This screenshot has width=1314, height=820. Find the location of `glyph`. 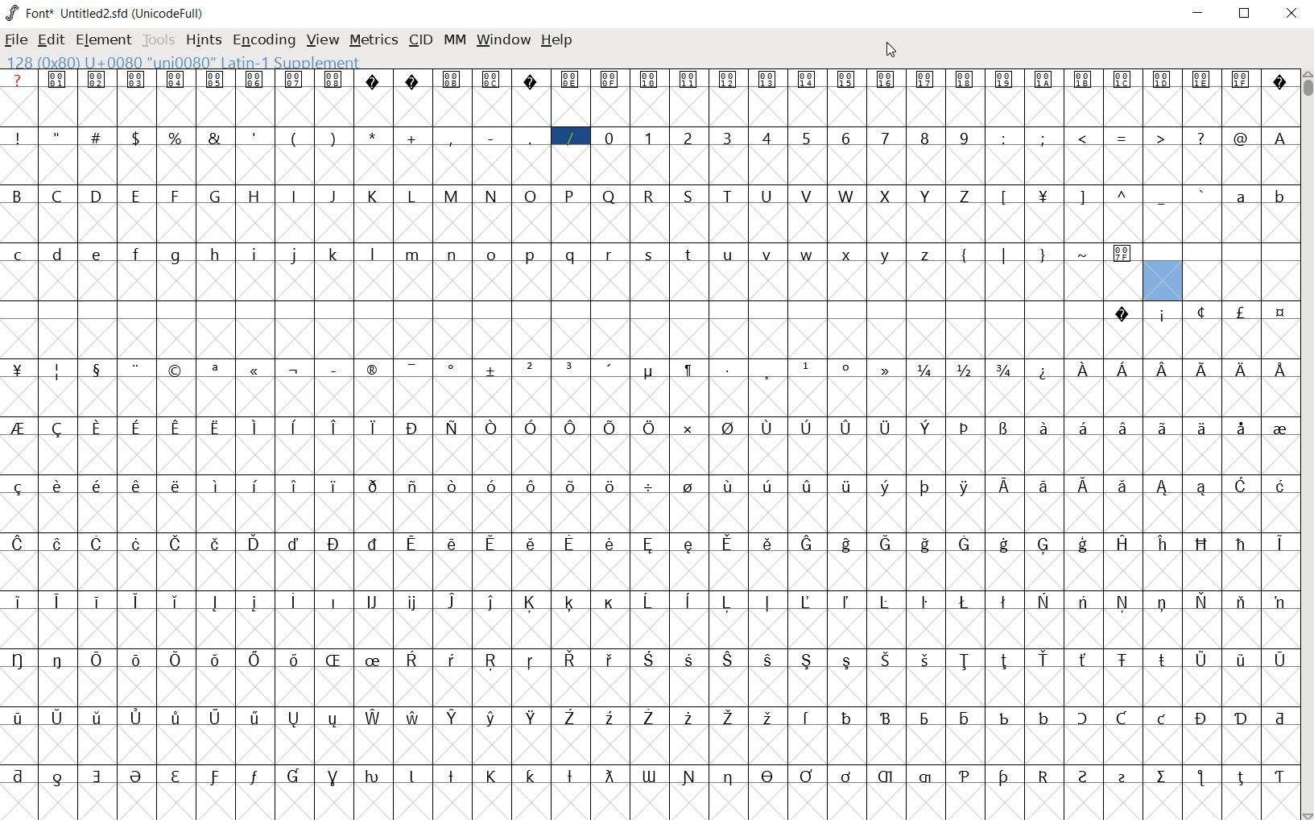

glyph is located at coordinates (1122, 778).